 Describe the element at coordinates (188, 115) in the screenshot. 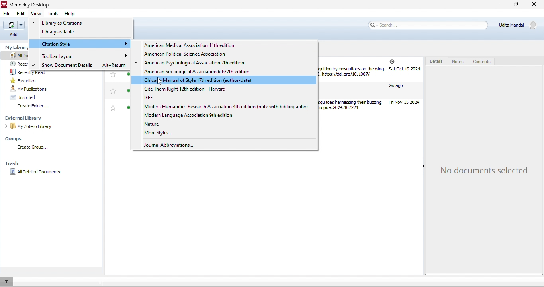

I see `modern language association 9th edition` at that location.